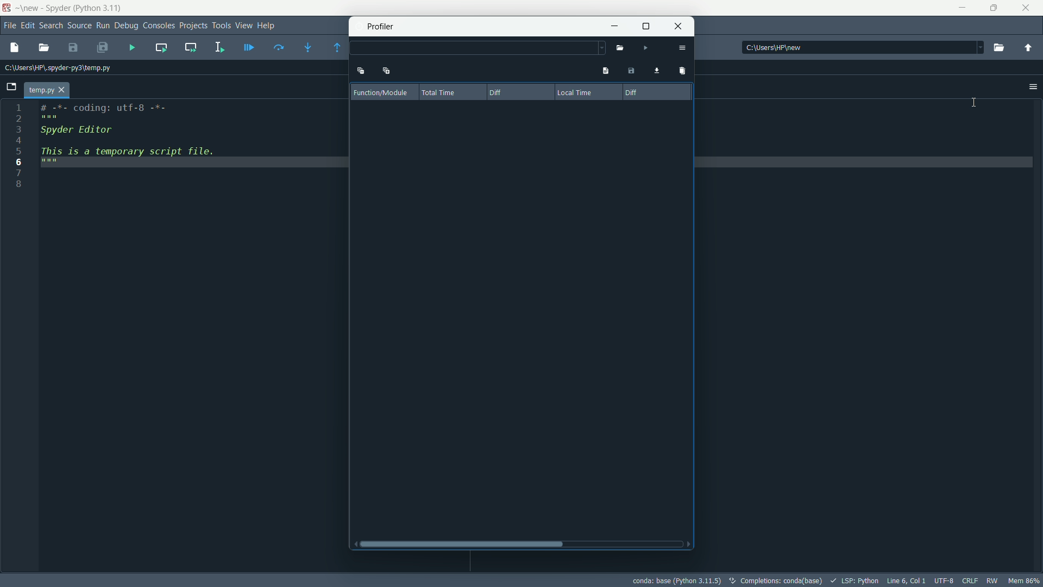 Image resolution: width=1043 pixels, height=587 pixels. What do you see at coordinates (18, 172) in the screenshot?
I see `7` at bounding box center [18, 172].